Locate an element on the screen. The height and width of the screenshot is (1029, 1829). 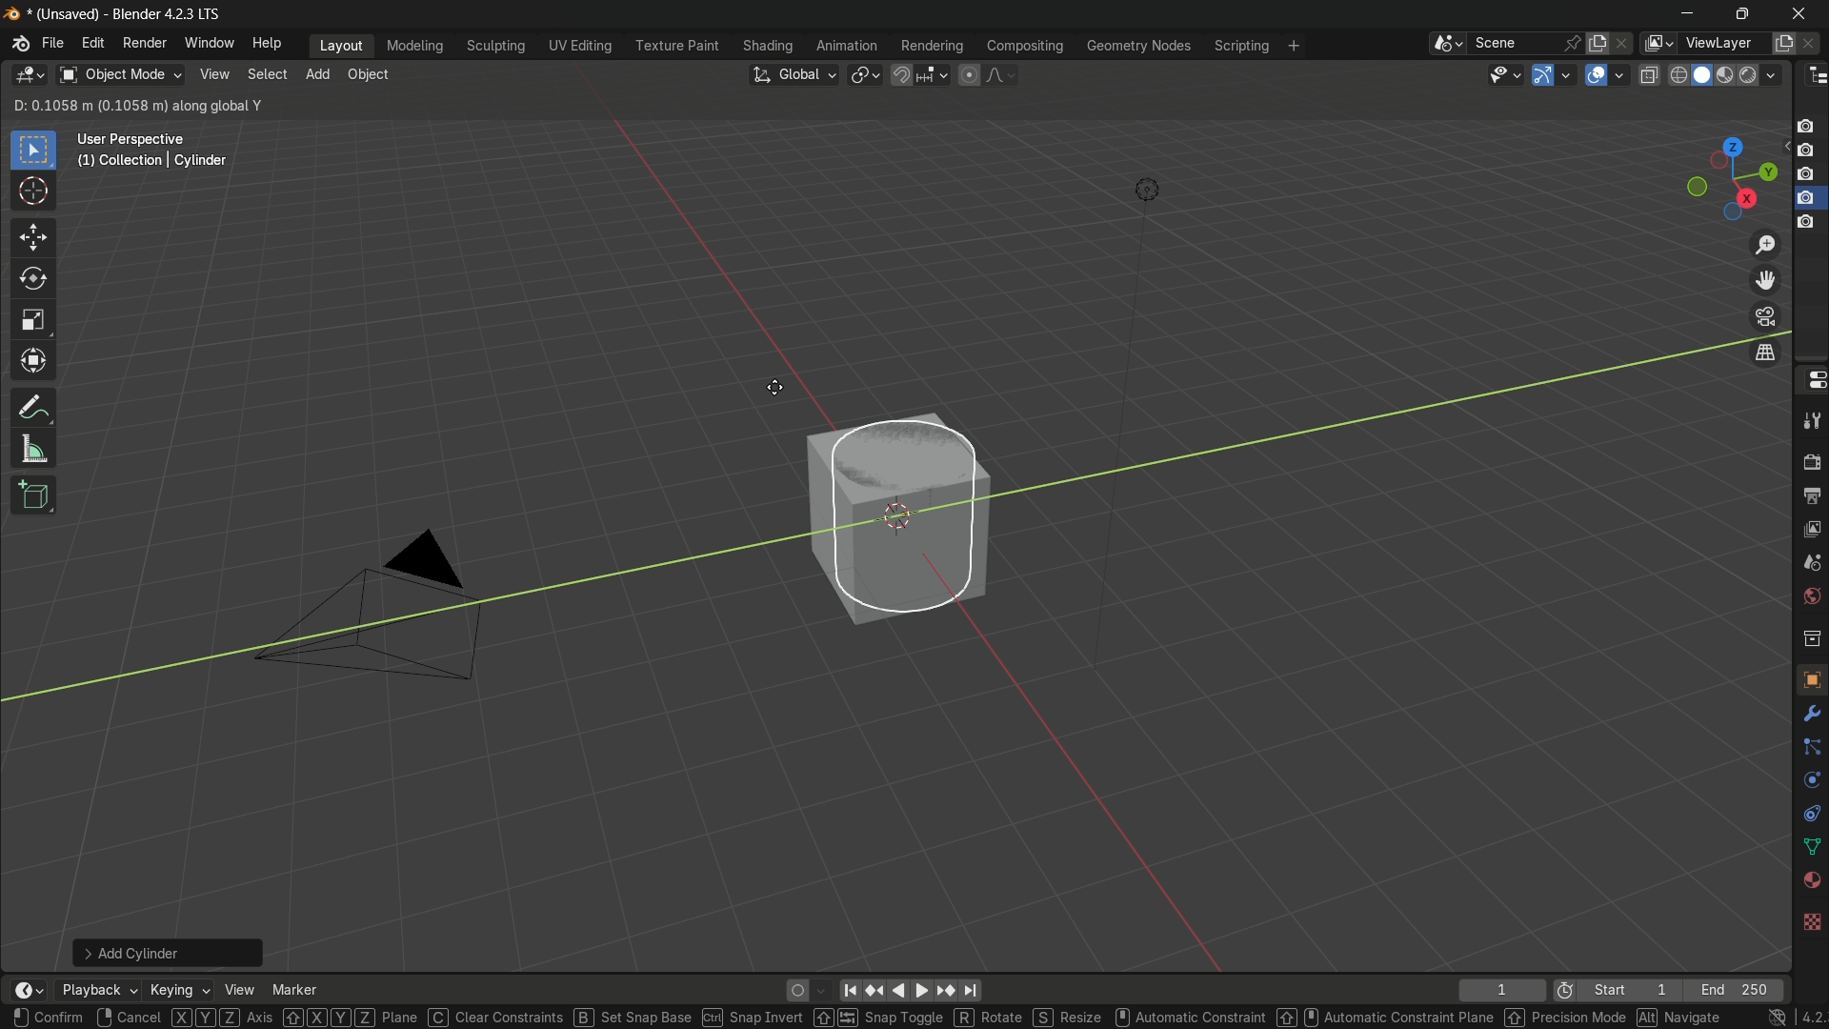
file menu is located at coordinates (52, 44).